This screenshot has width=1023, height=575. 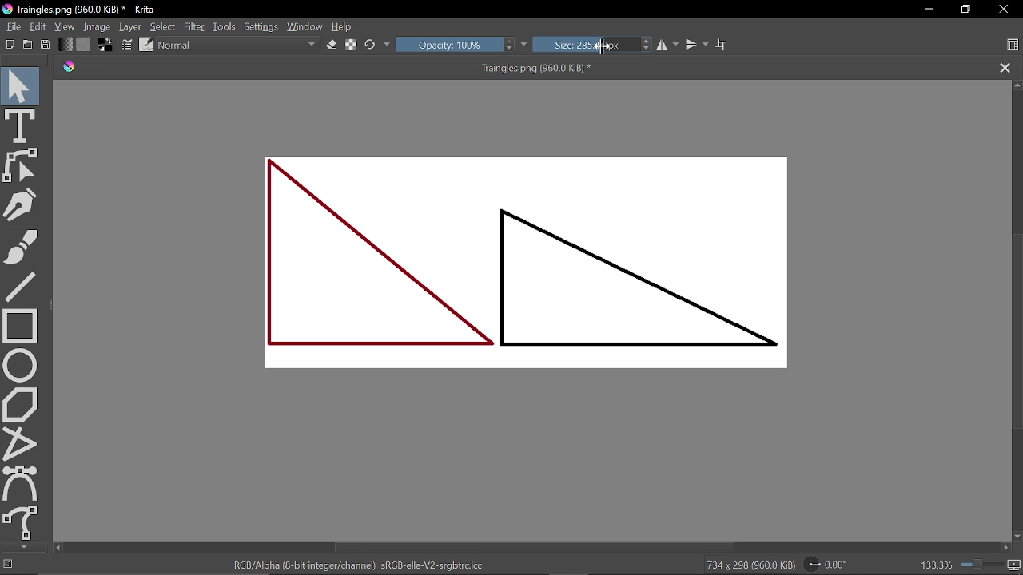 I want to click on Restore down, so click(x=965, y=9).